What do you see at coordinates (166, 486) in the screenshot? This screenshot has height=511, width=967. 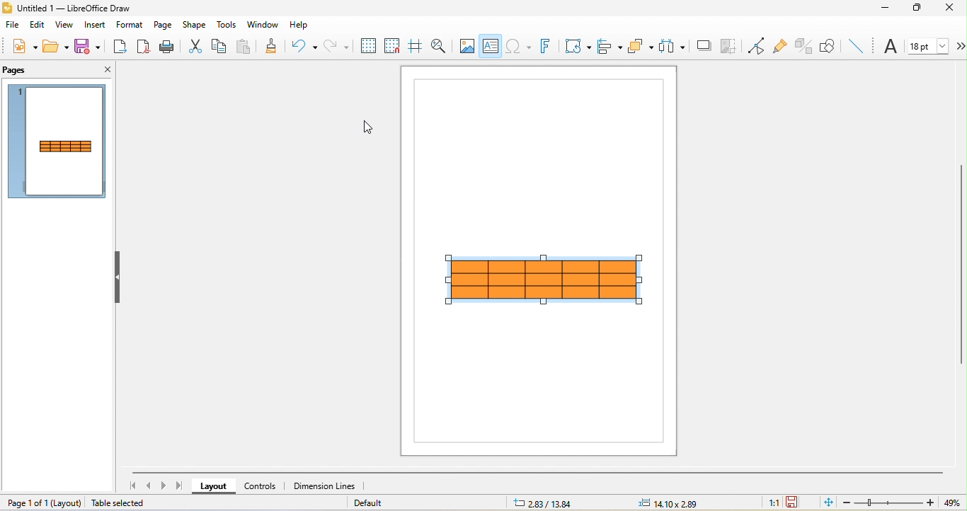 I see `next page` at bounding box center [166, 486].